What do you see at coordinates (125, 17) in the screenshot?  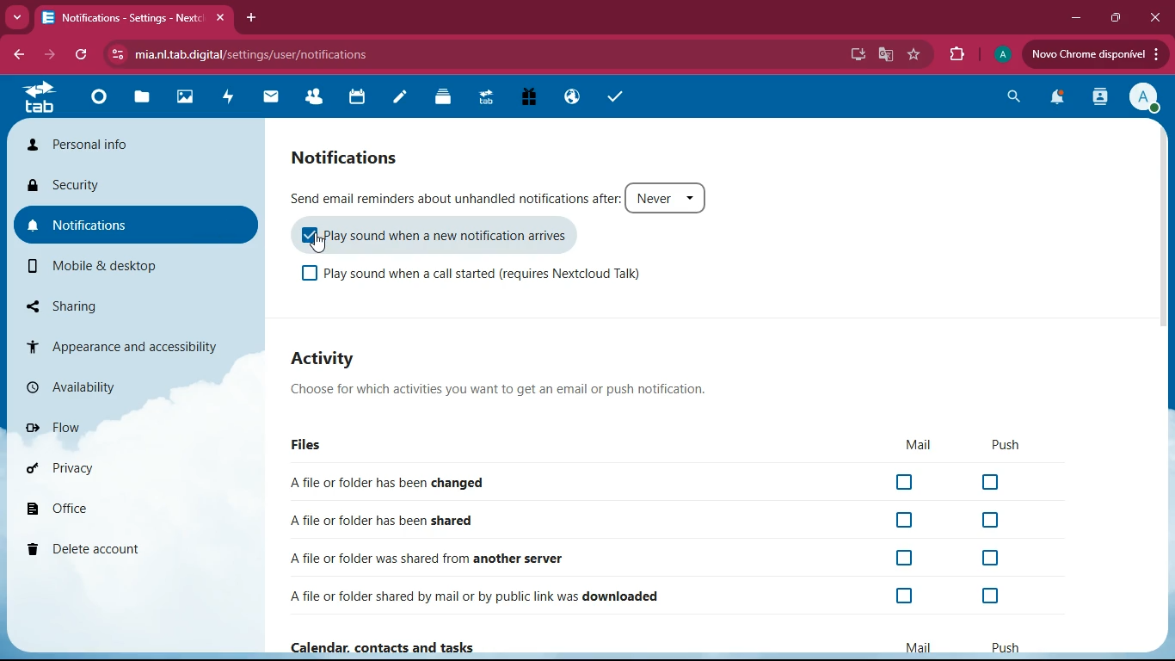 I see `tab` at bounding box center [125, 17].